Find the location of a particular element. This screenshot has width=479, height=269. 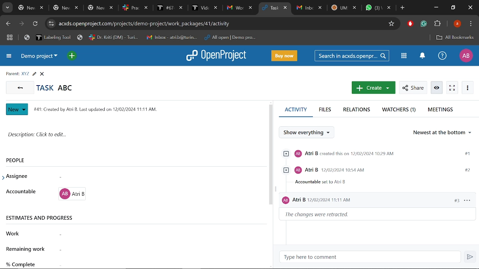

Space for adding description is located at coordinates (131, 137).